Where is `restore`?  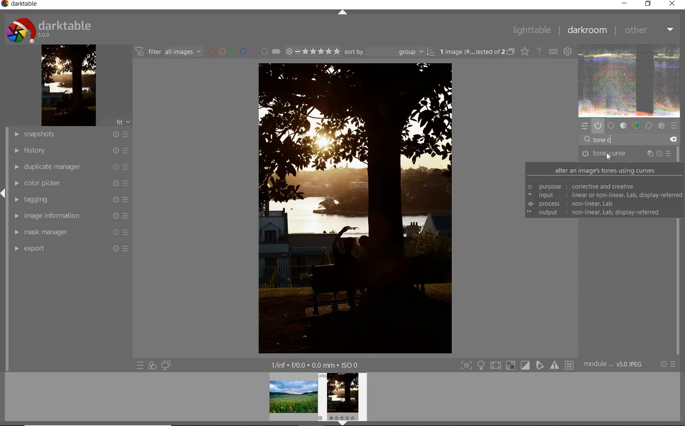
restore is located at coordinates (649, 4).